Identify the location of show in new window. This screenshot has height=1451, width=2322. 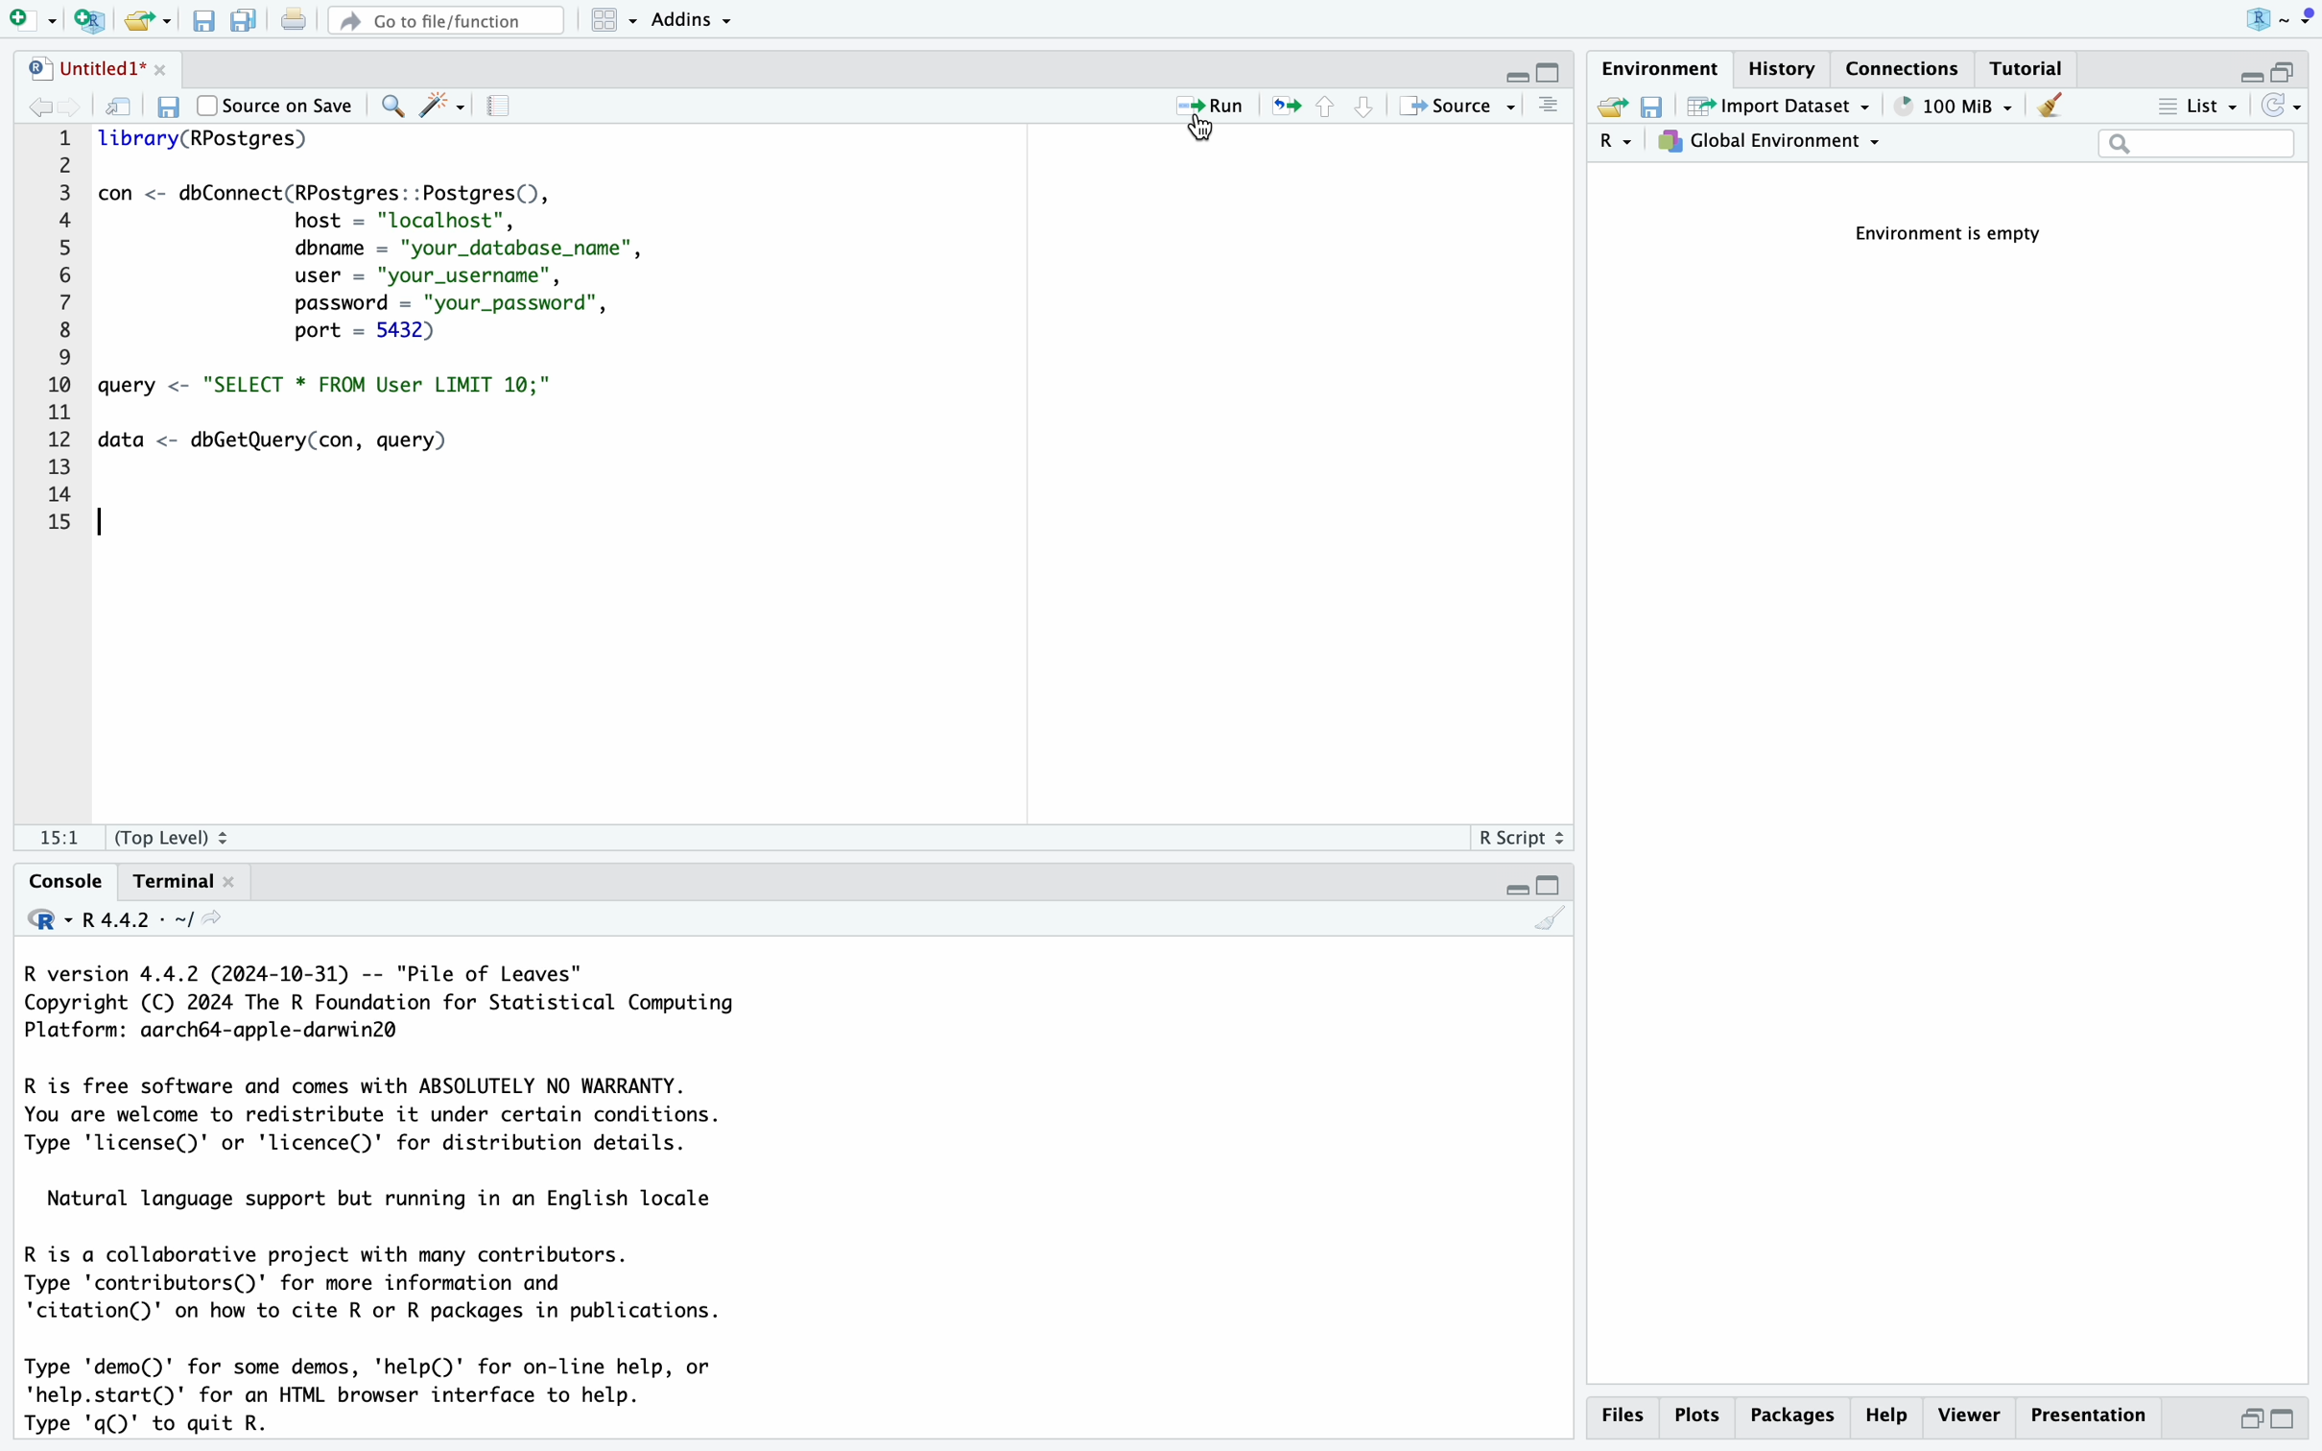
(121, 107).